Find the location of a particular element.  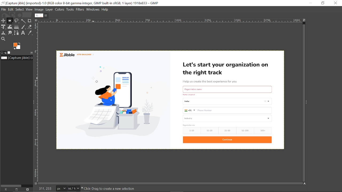

Tool options is located at coordinates (2, 53).